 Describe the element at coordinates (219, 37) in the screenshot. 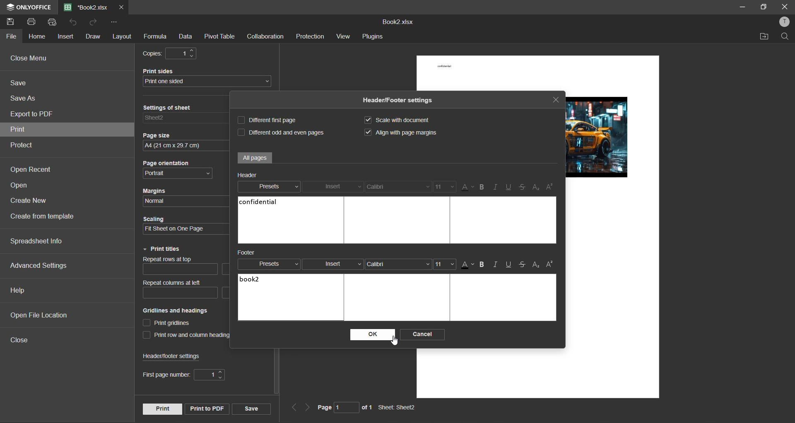

I see `pivot table` at that location.